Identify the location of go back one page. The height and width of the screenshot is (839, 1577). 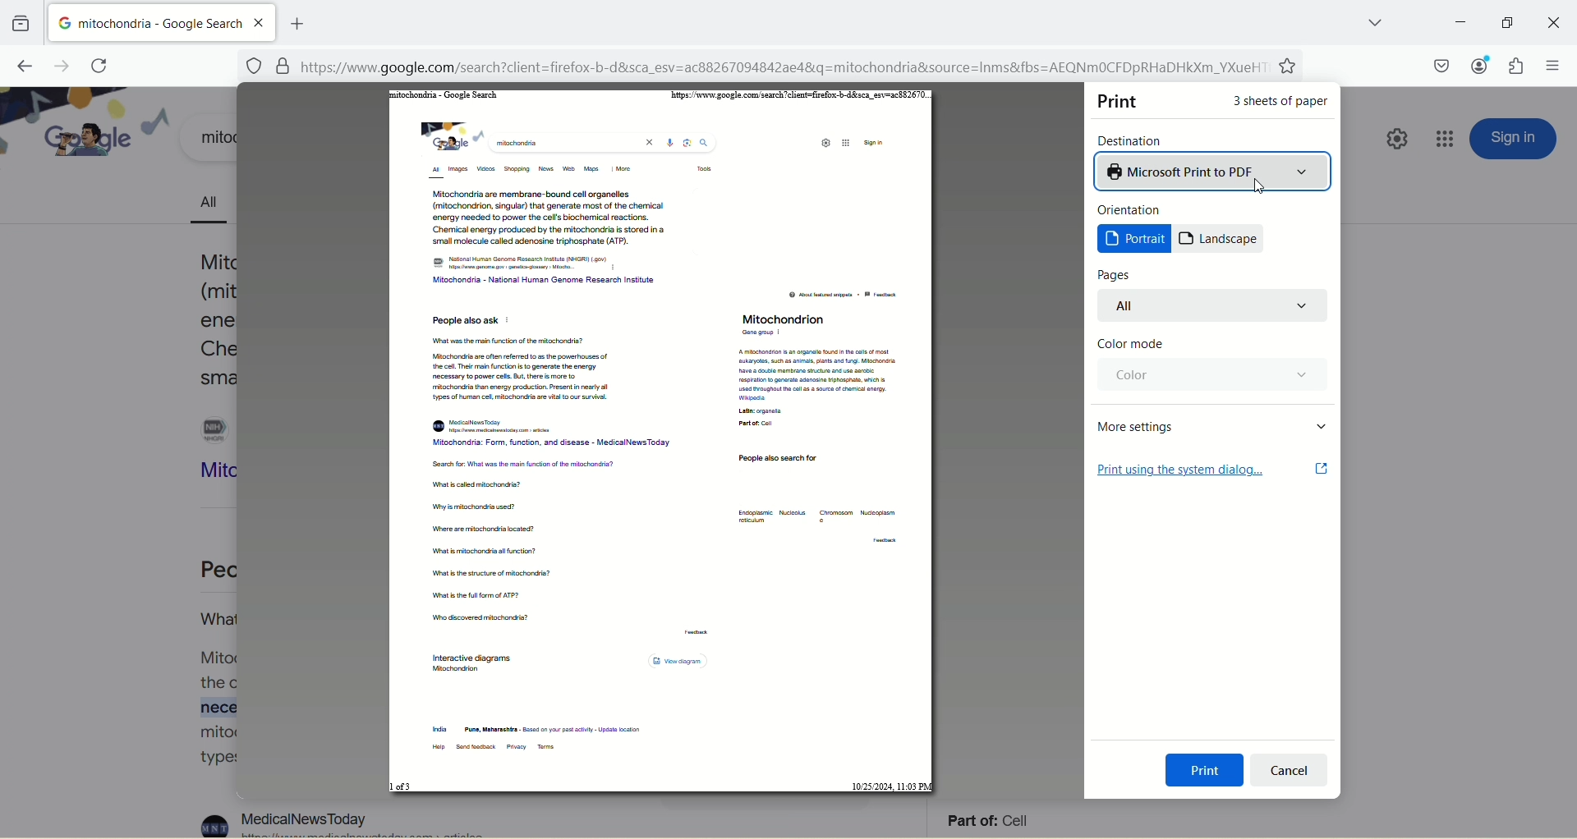
(22, 64).